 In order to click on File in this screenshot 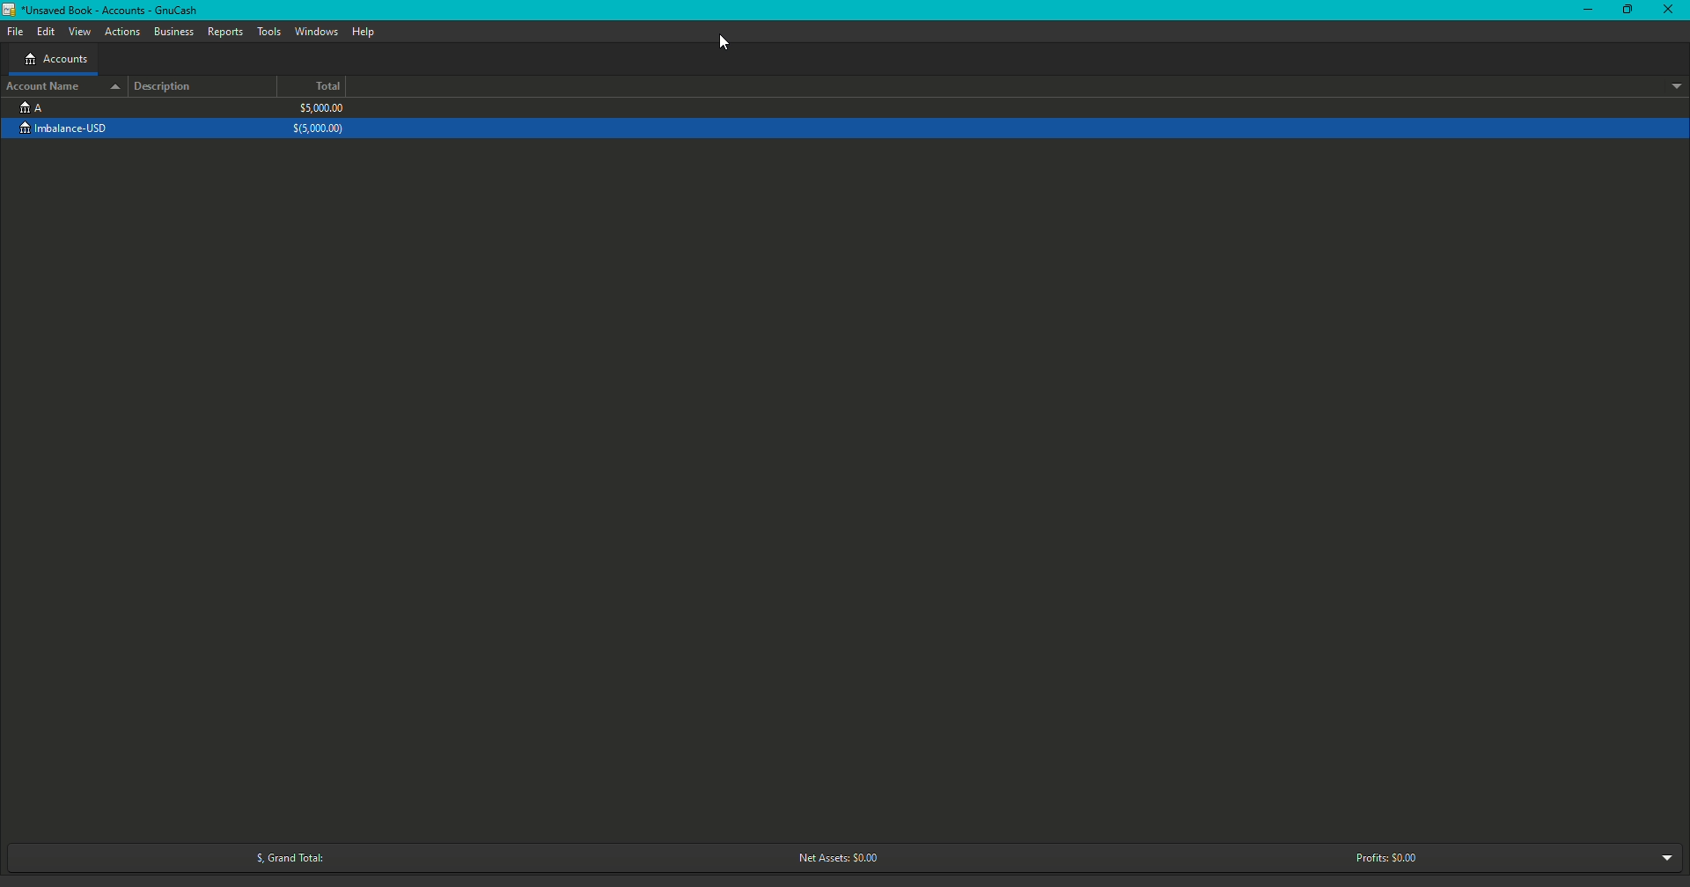, I will do `click(19, 31)`.